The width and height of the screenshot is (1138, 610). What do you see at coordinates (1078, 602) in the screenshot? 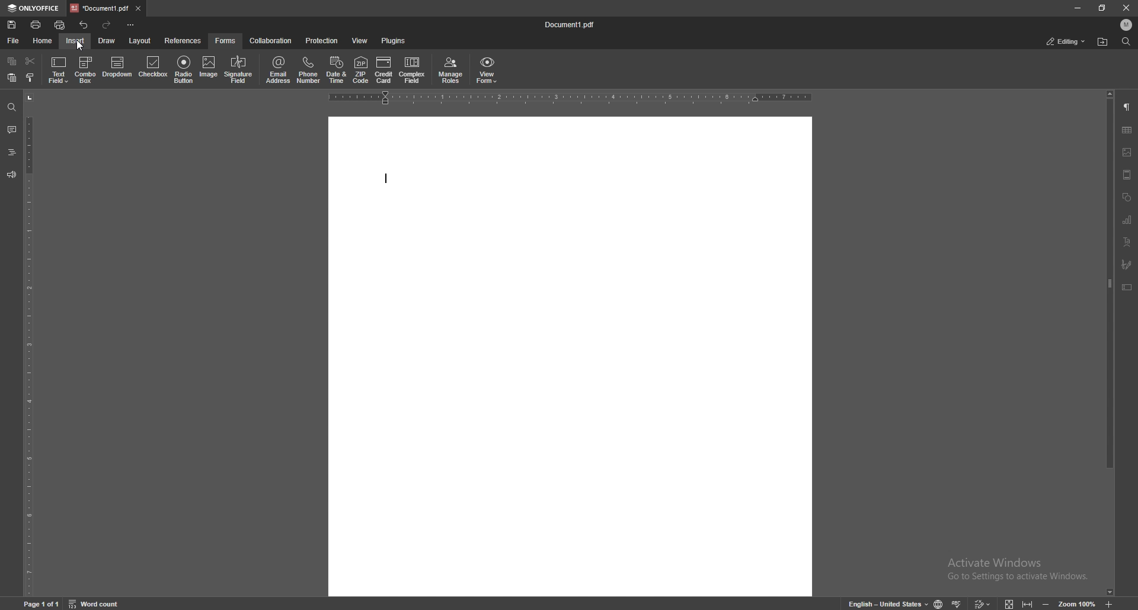
I see `zoom` at bounding box center [1078, 602].